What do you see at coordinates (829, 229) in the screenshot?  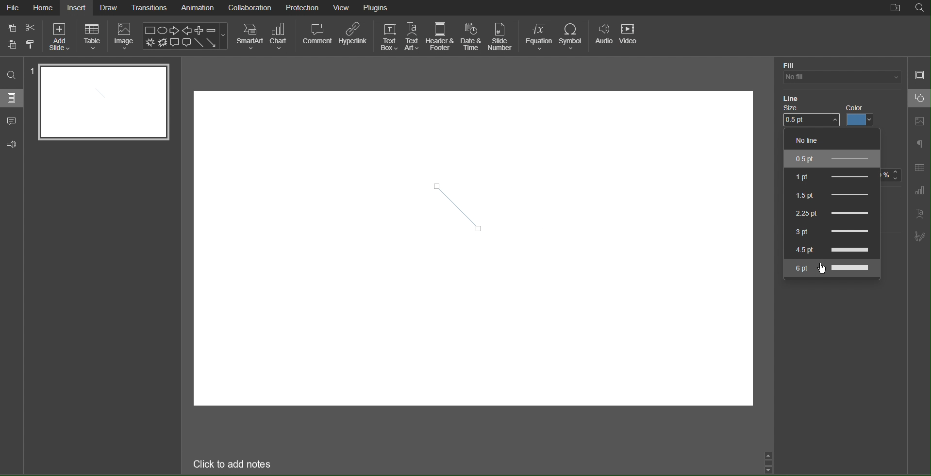 I see `3 pt` at bounding box center [829, 229].